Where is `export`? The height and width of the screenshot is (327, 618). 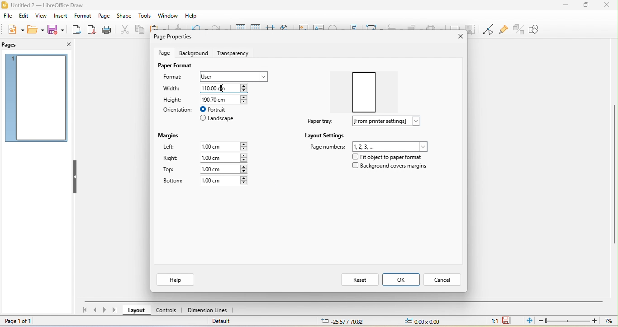 export is located at coordinates (77, 30).